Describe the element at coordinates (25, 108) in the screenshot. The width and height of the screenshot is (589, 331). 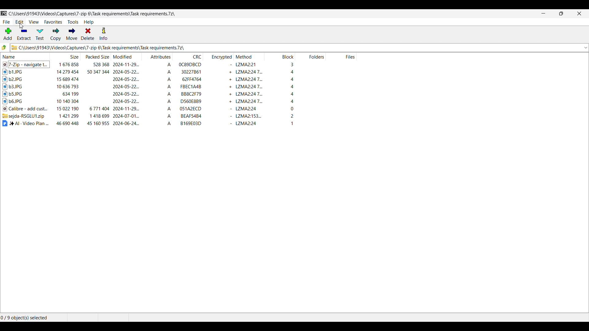
I see `video file` at that location.